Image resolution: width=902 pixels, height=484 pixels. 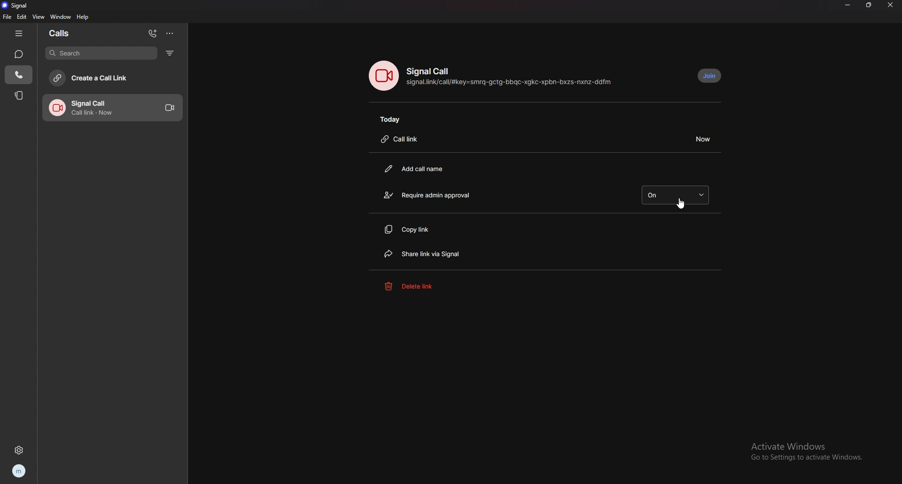 I want to click on options, so click(x=169, y=33).